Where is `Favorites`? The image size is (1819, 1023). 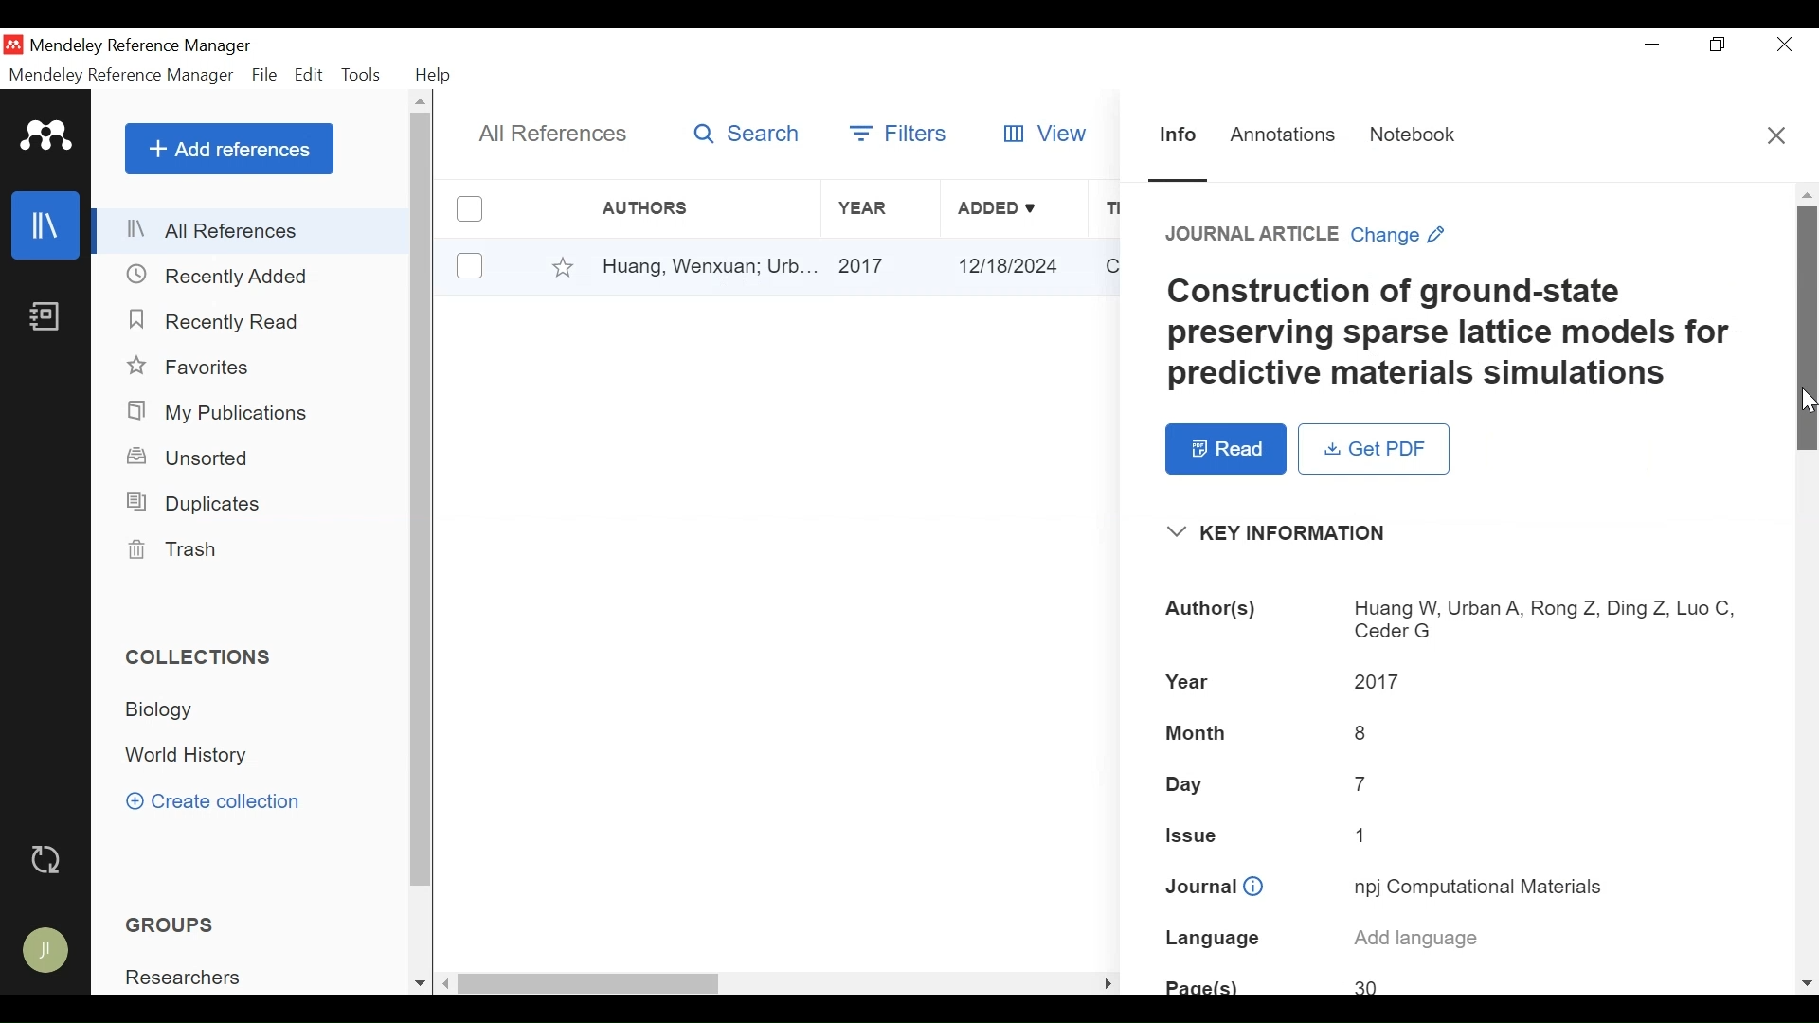 Favorites is located at coordinates (194, 368).